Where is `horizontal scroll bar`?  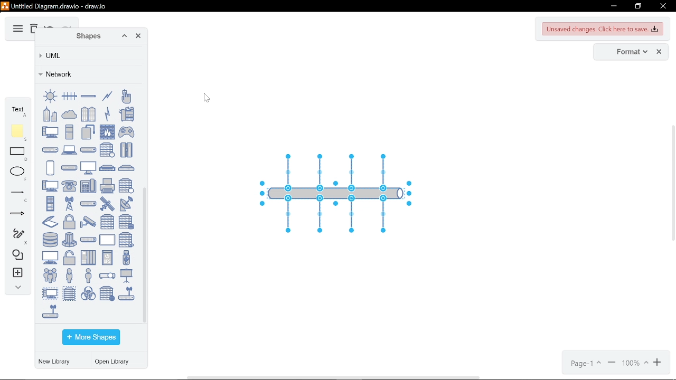
horizontal scroll bar is located at coordinates (335, 377).